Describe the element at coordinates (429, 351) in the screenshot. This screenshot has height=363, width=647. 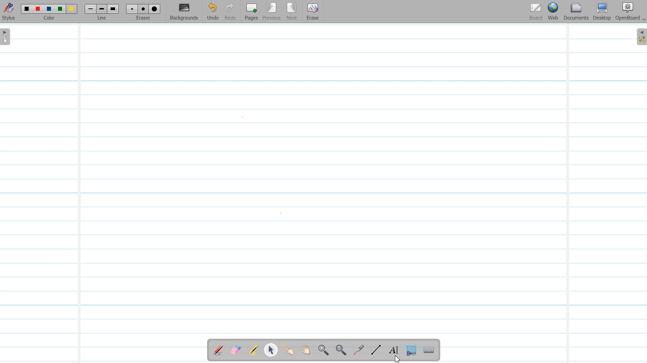
I see `Display virtual Keyboard` at that location.